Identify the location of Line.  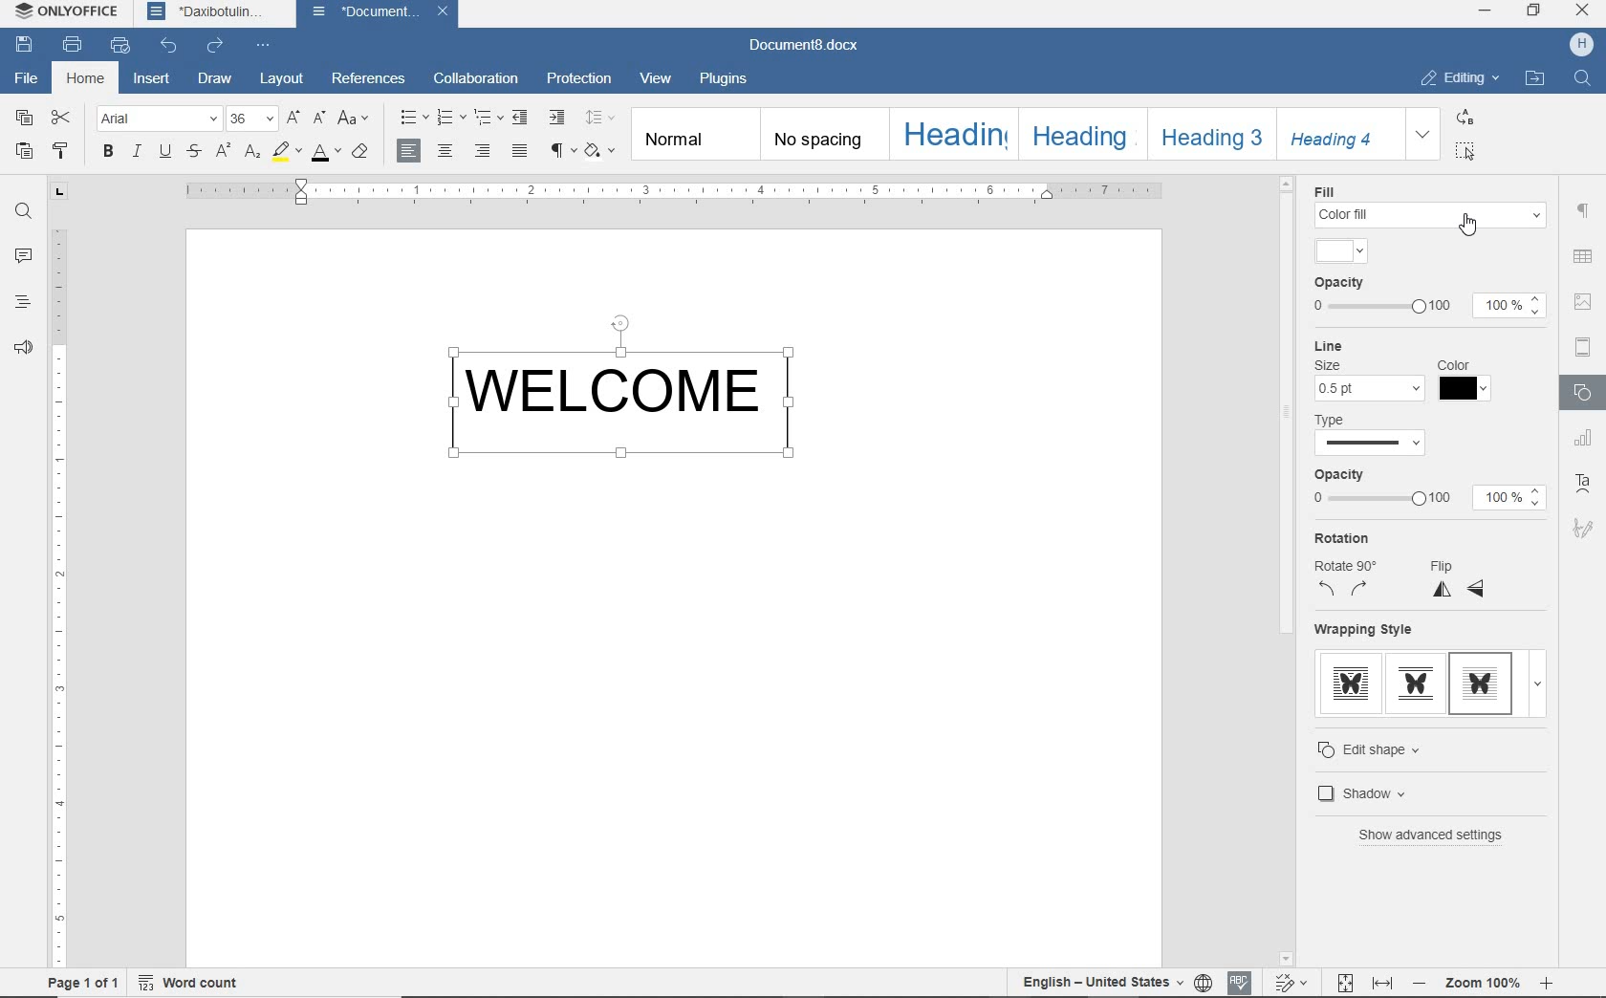
(1328, 345).